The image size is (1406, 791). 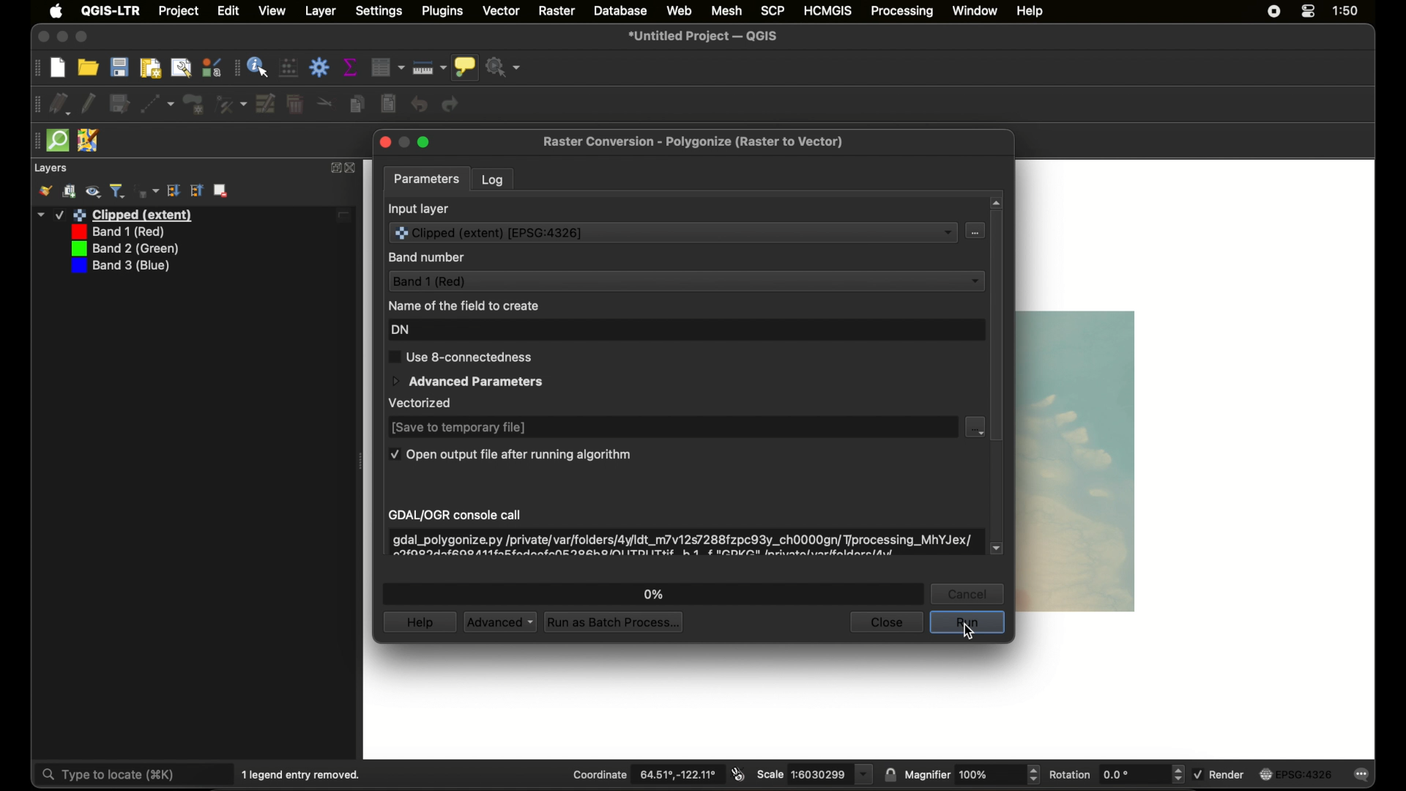 What do you see at coordinates (419, 209) in the screenshot?
I see `input layer` at bounding box center [419, 209].